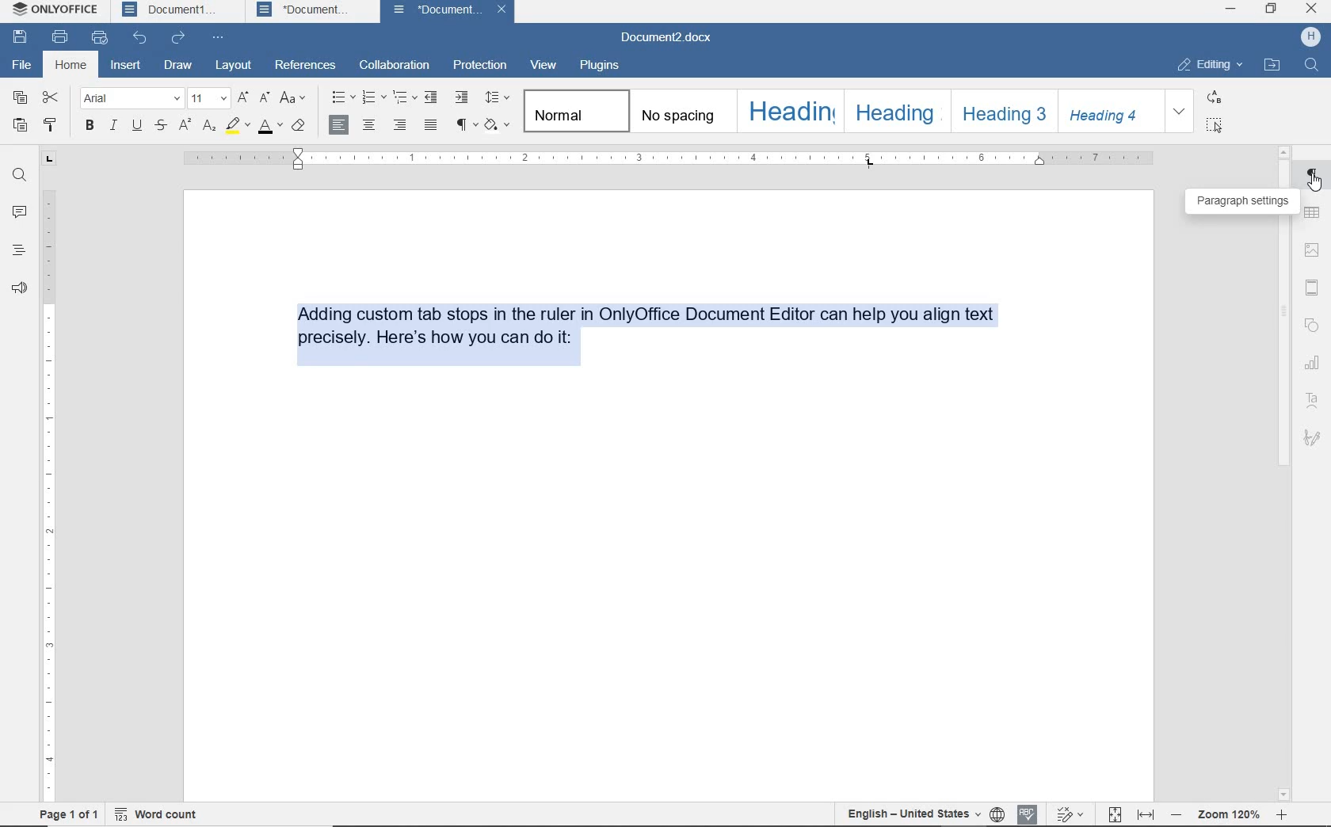 This screenshot has width=1331, height=827. Describe the element at coordinates (172, 10) in the screenshot. I see `Document1 tab` at that location.